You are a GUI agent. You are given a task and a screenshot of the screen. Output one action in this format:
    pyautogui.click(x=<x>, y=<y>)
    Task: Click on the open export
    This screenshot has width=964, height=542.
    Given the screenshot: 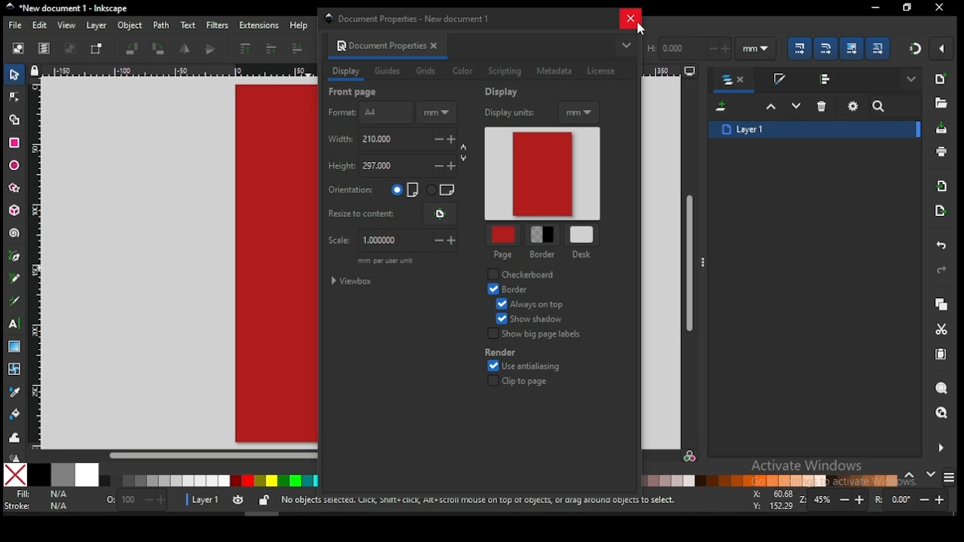 What is the action you would take?
    pyautogui.click(x=940, y=210)
    